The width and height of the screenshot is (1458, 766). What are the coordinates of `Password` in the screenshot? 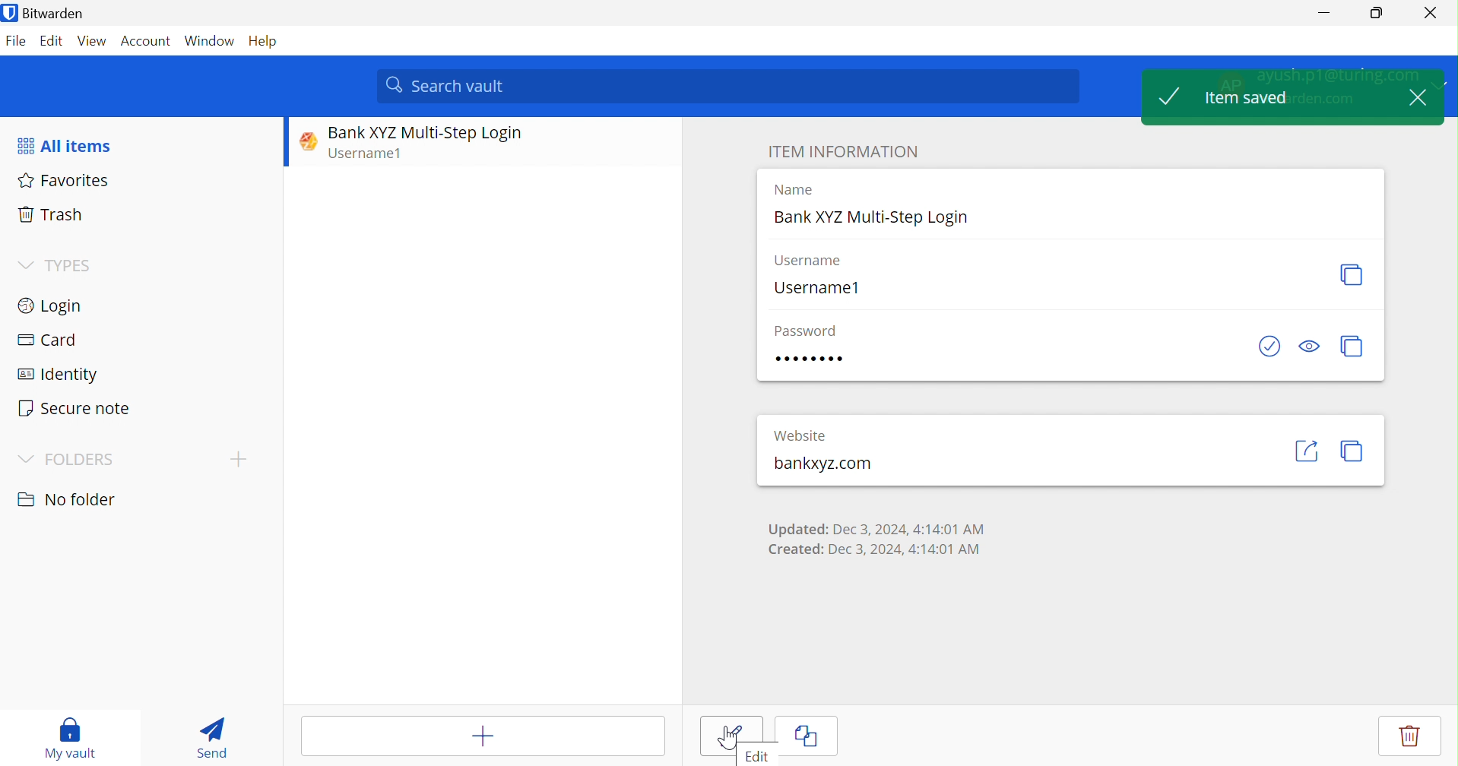 It's located at (804, 359).